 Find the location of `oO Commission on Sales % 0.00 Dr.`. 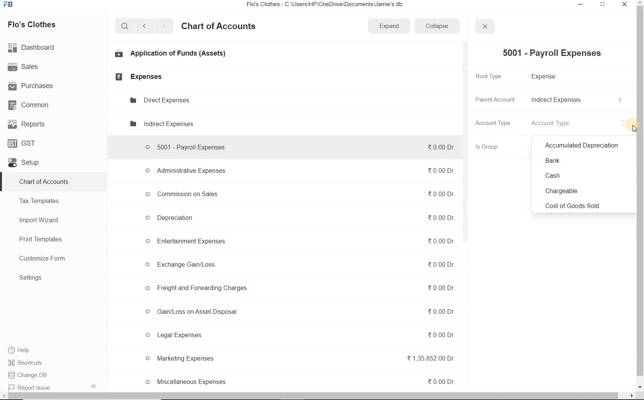

oO Commission on Sales % 0.00 Dr. is located at coordinates (297, 193).